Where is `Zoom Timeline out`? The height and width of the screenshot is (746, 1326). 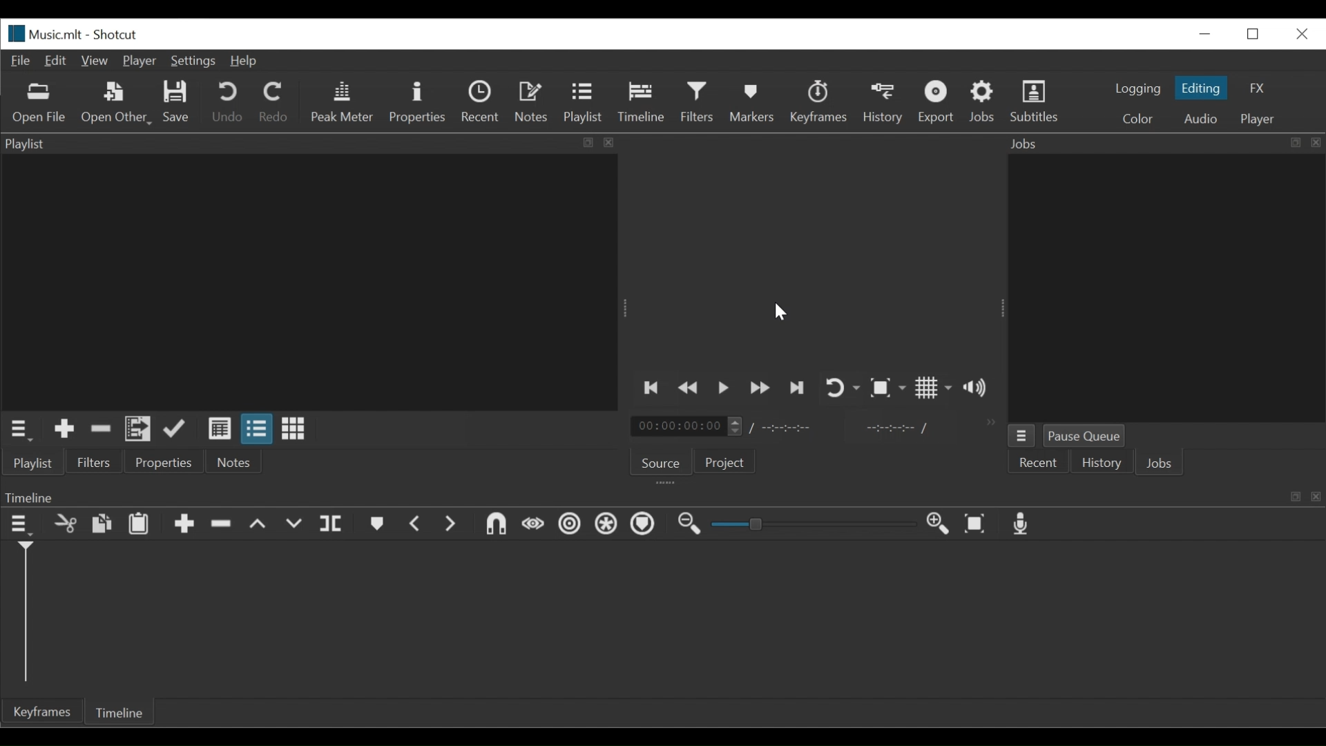
Zoom Timeline out is located at coordinates (689, 524).